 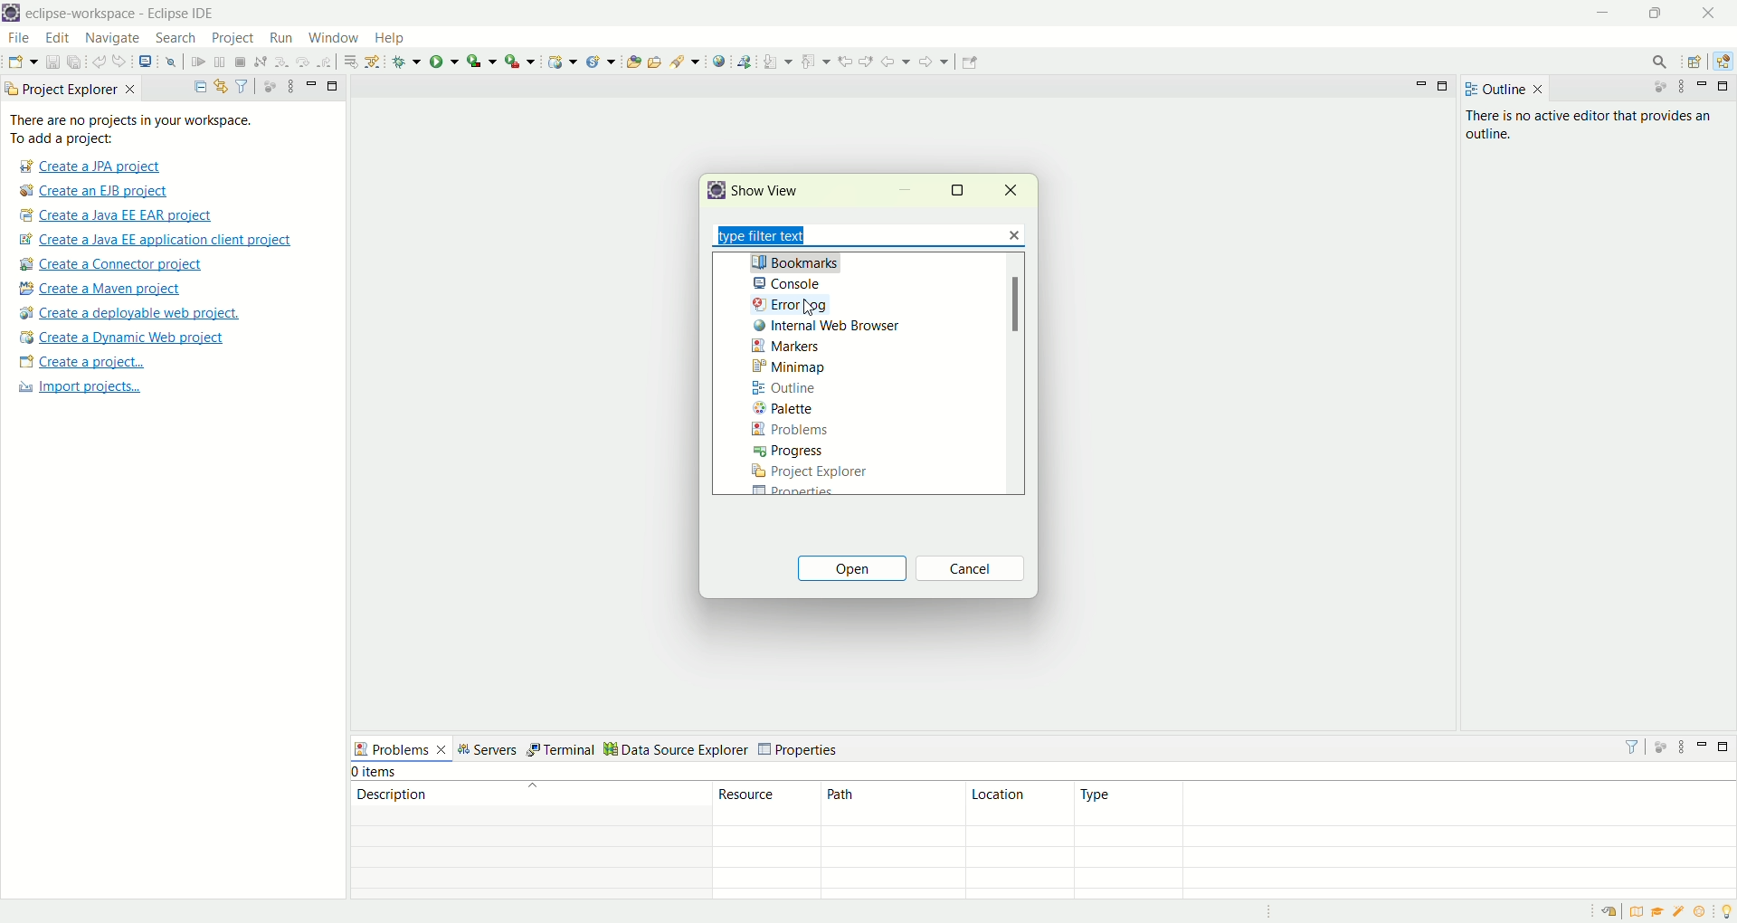 I want to click on next edit location, so click(x=867, y=60).